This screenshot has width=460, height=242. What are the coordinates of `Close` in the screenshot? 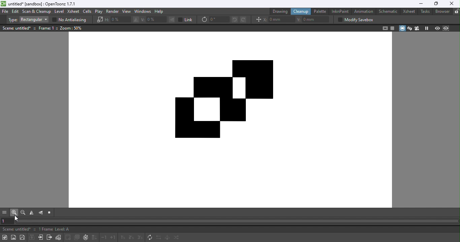 It's located at (452, 4).